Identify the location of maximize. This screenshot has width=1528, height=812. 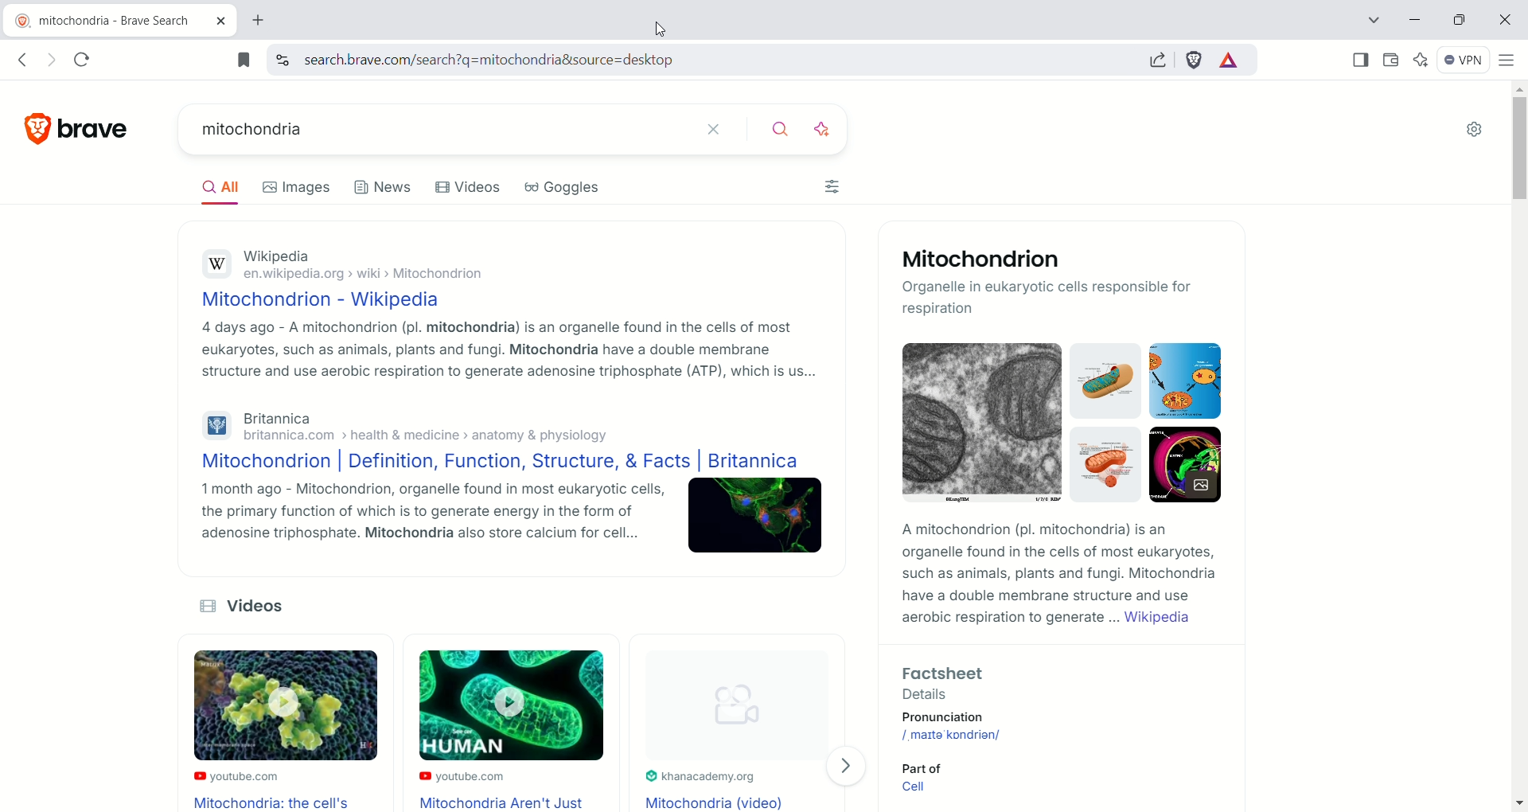
(1460, 21).